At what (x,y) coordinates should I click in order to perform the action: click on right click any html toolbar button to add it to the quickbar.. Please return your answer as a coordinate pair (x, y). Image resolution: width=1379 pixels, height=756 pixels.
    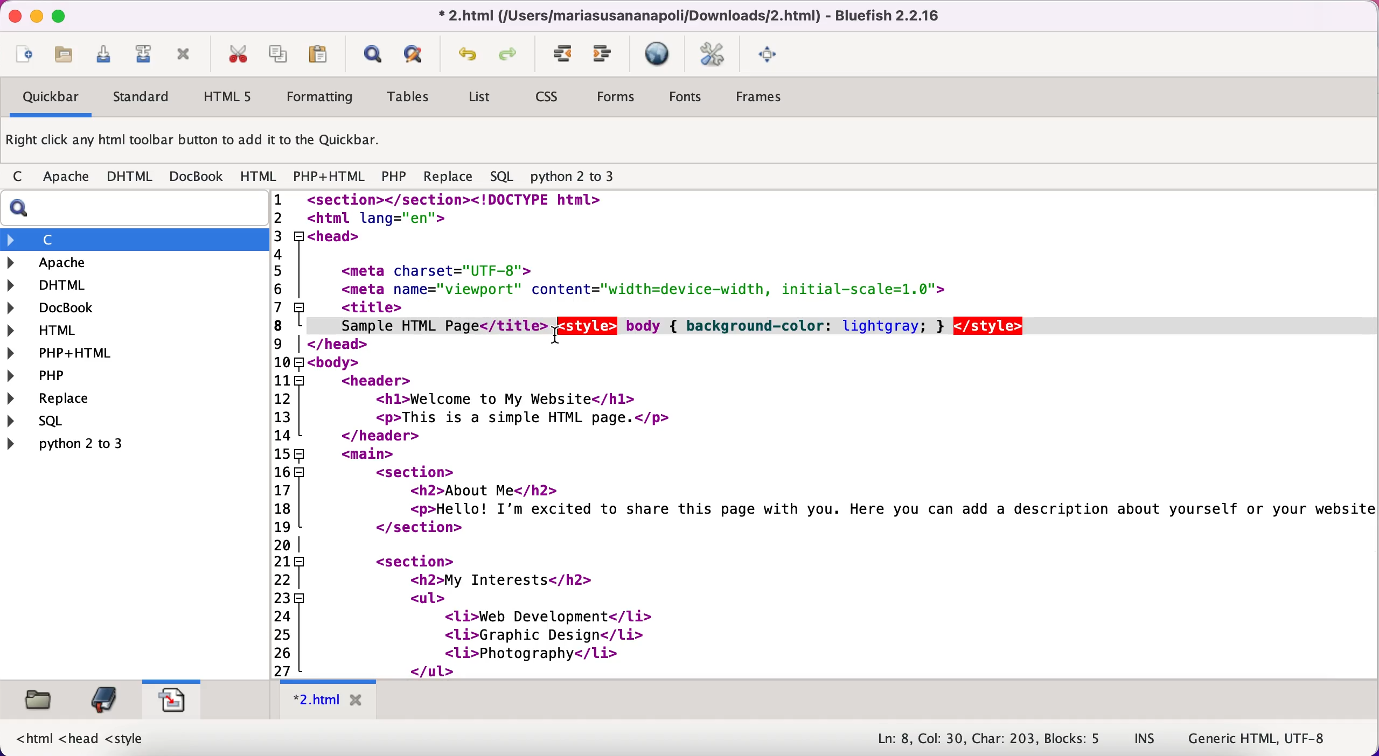
    Looking at the image, I should click on (196, 143).